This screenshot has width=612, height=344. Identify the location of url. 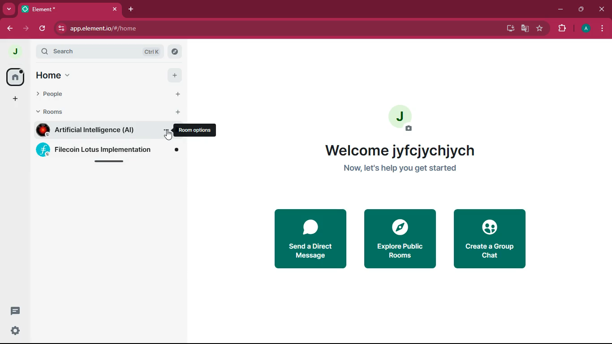
(103, 29).